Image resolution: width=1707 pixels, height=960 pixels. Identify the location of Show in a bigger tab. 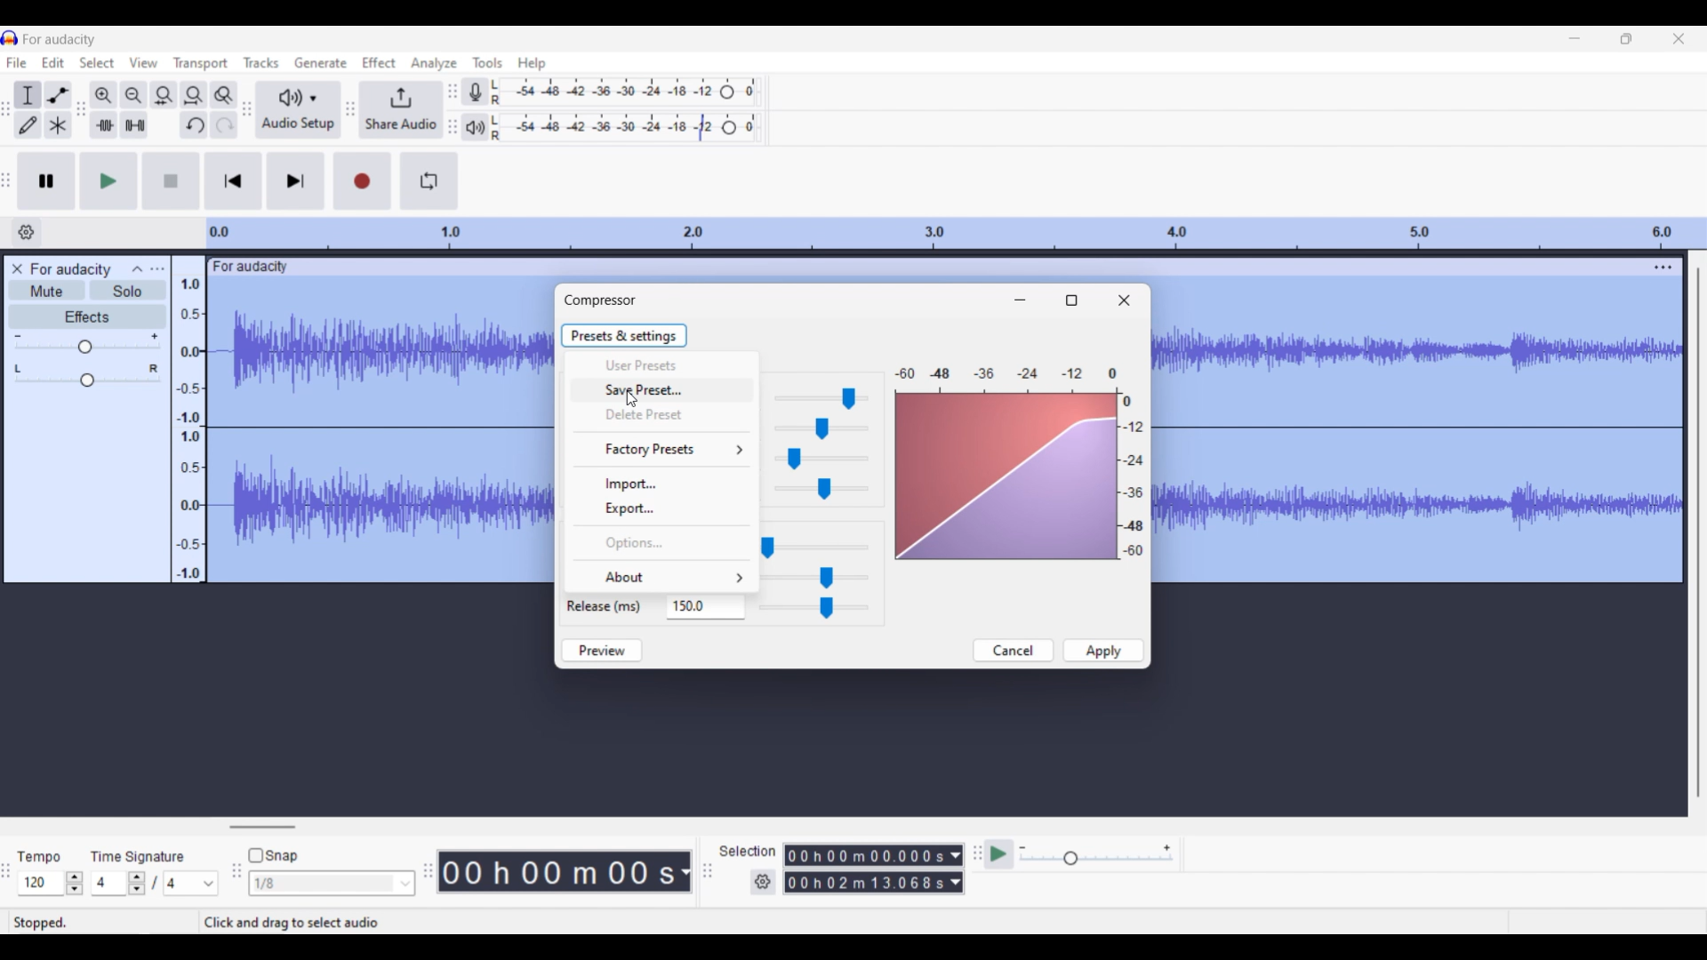
(1070, 300).